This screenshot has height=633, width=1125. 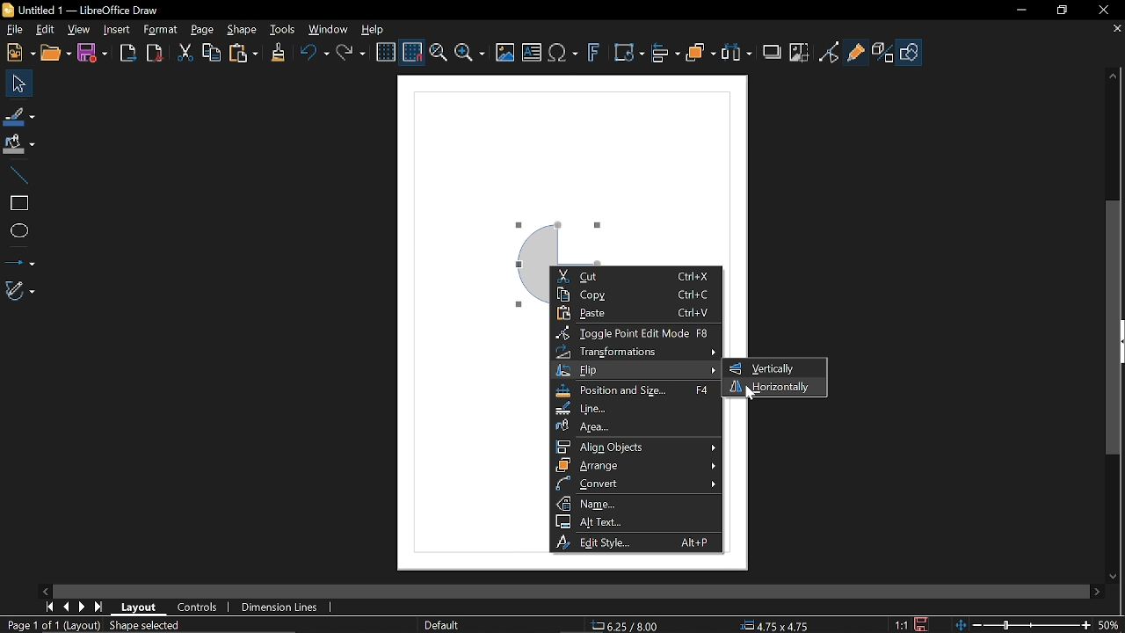 What do you see at coordinates (212, 54) in the screenshot?
I see `Copy` at bounding box center [212, 54].